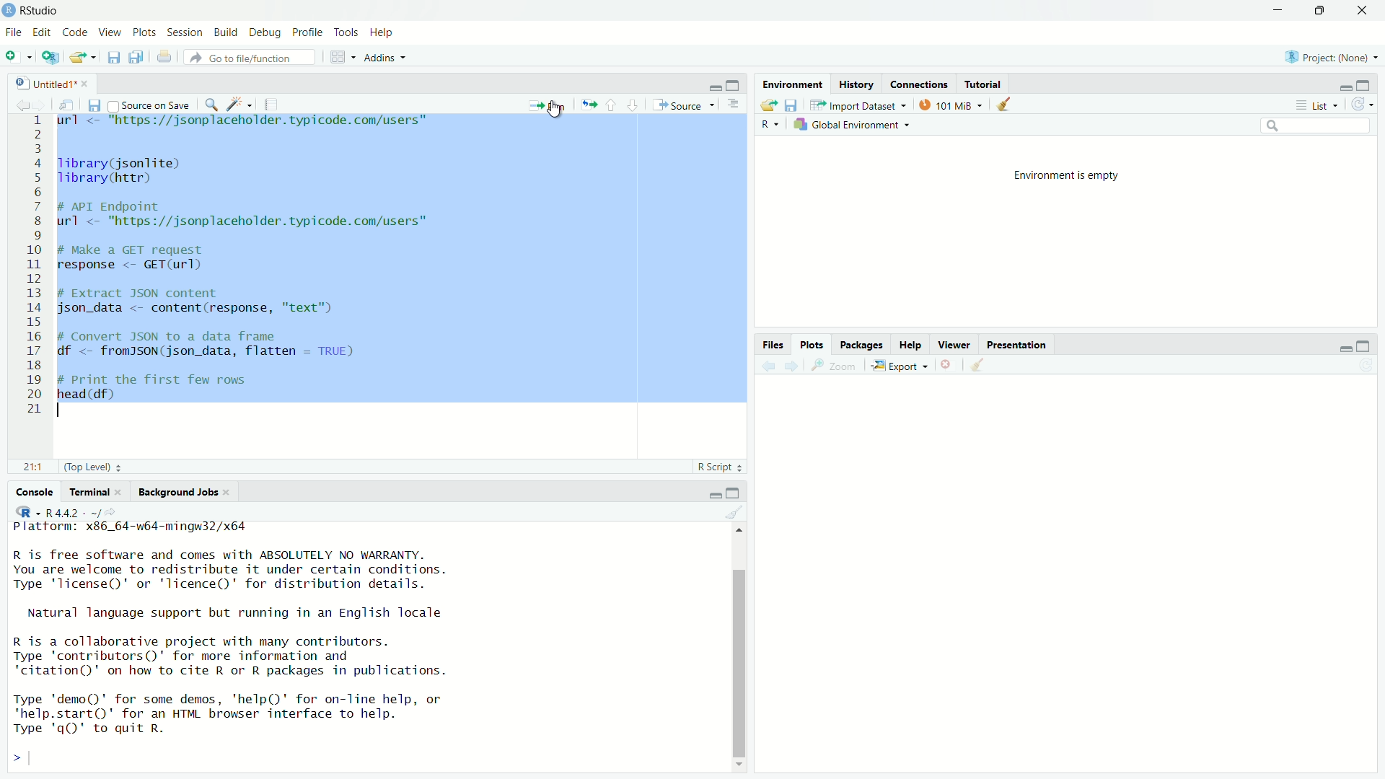 The width and height of the screenshot is (1385, 779). I want to click on Packages, so click(863, 346).